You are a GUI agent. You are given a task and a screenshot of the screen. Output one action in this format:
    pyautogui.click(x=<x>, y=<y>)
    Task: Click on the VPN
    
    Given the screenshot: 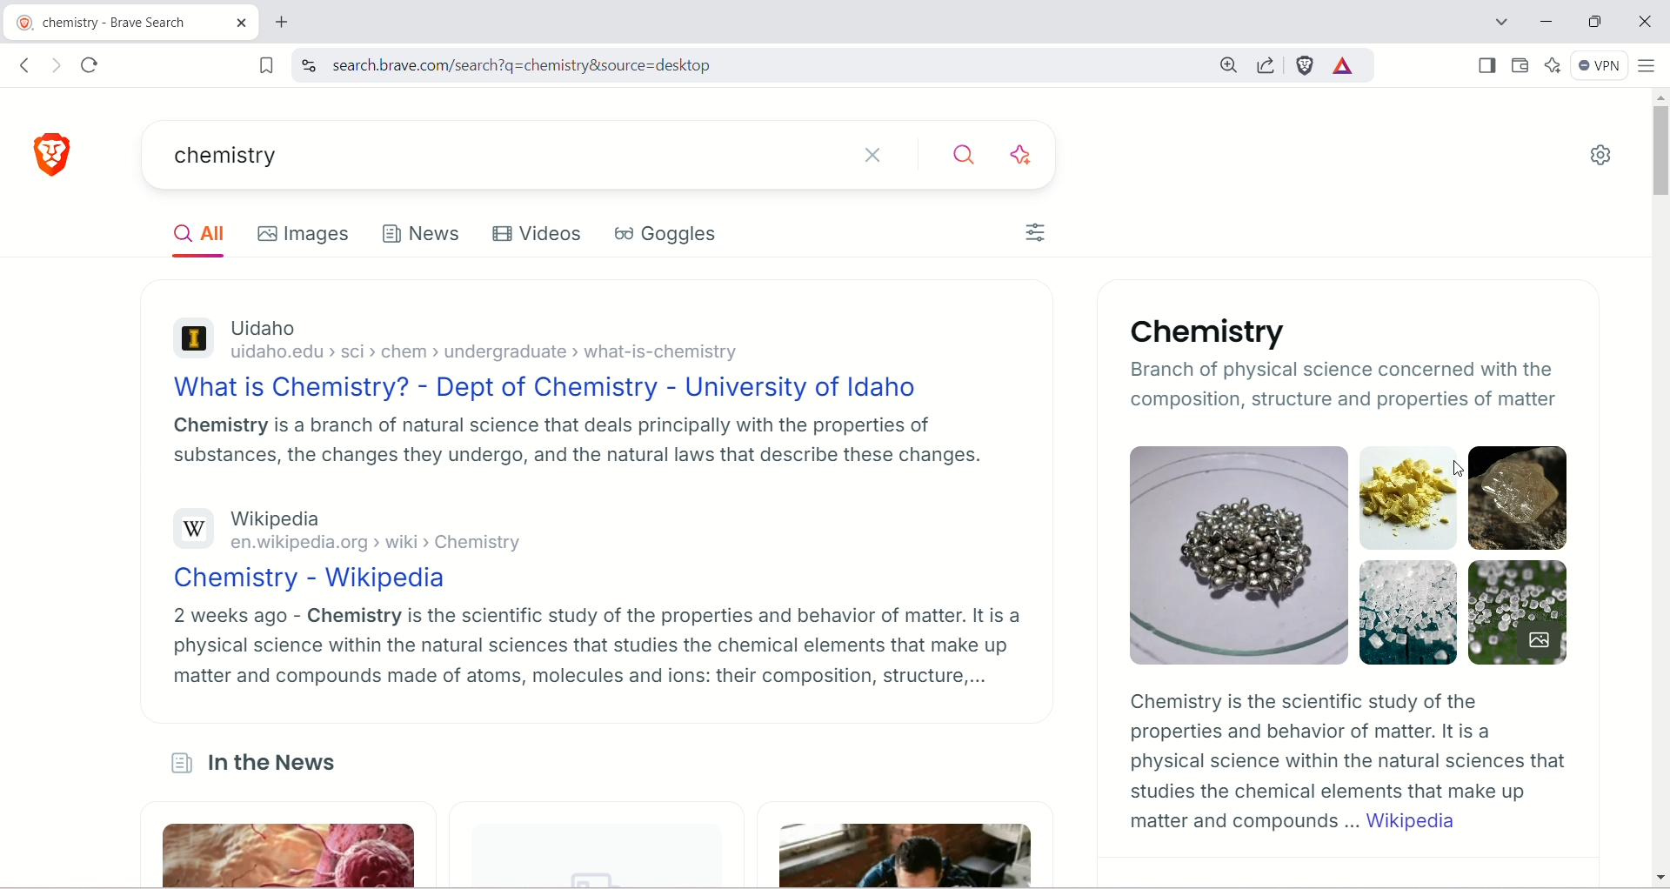 What is the action you would take?
    pyautogui.click(x=1598, y=67)
    